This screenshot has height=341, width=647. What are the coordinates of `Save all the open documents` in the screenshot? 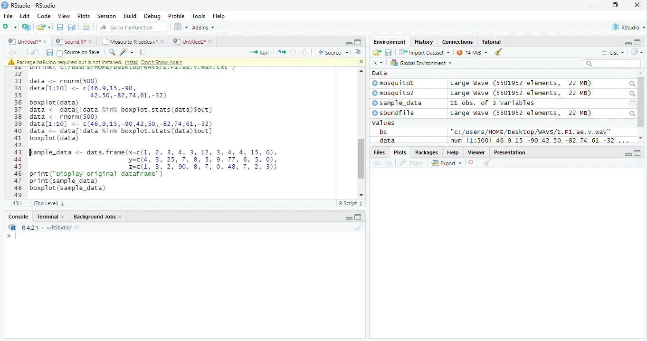 It's located at (72, 28).